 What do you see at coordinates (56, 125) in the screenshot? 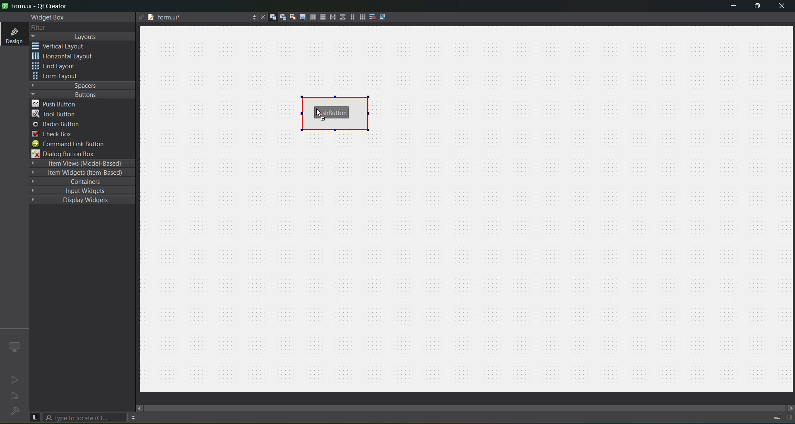
I see `radio button` at bounding box center [56, 125].